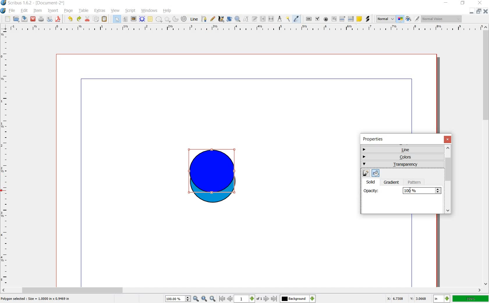  I want to click on 100%, so click(471, 299).